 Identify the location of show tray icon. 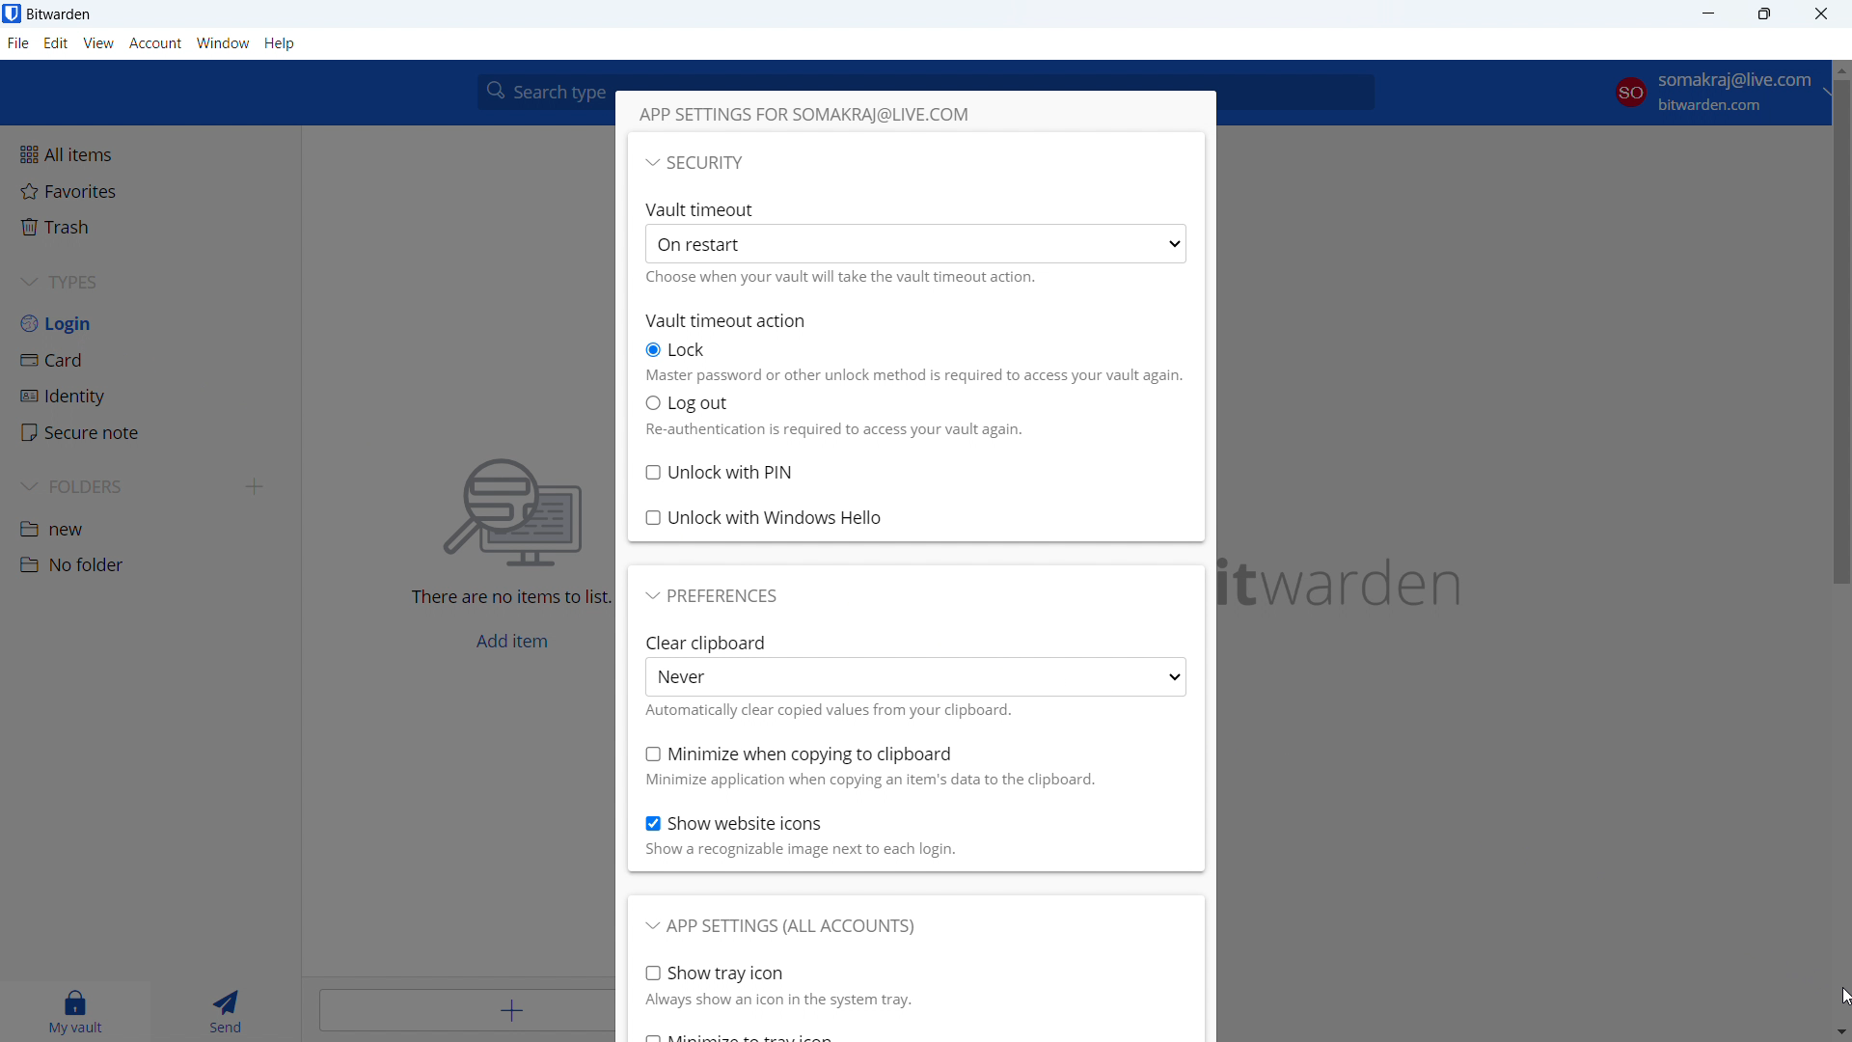
(914, 987).